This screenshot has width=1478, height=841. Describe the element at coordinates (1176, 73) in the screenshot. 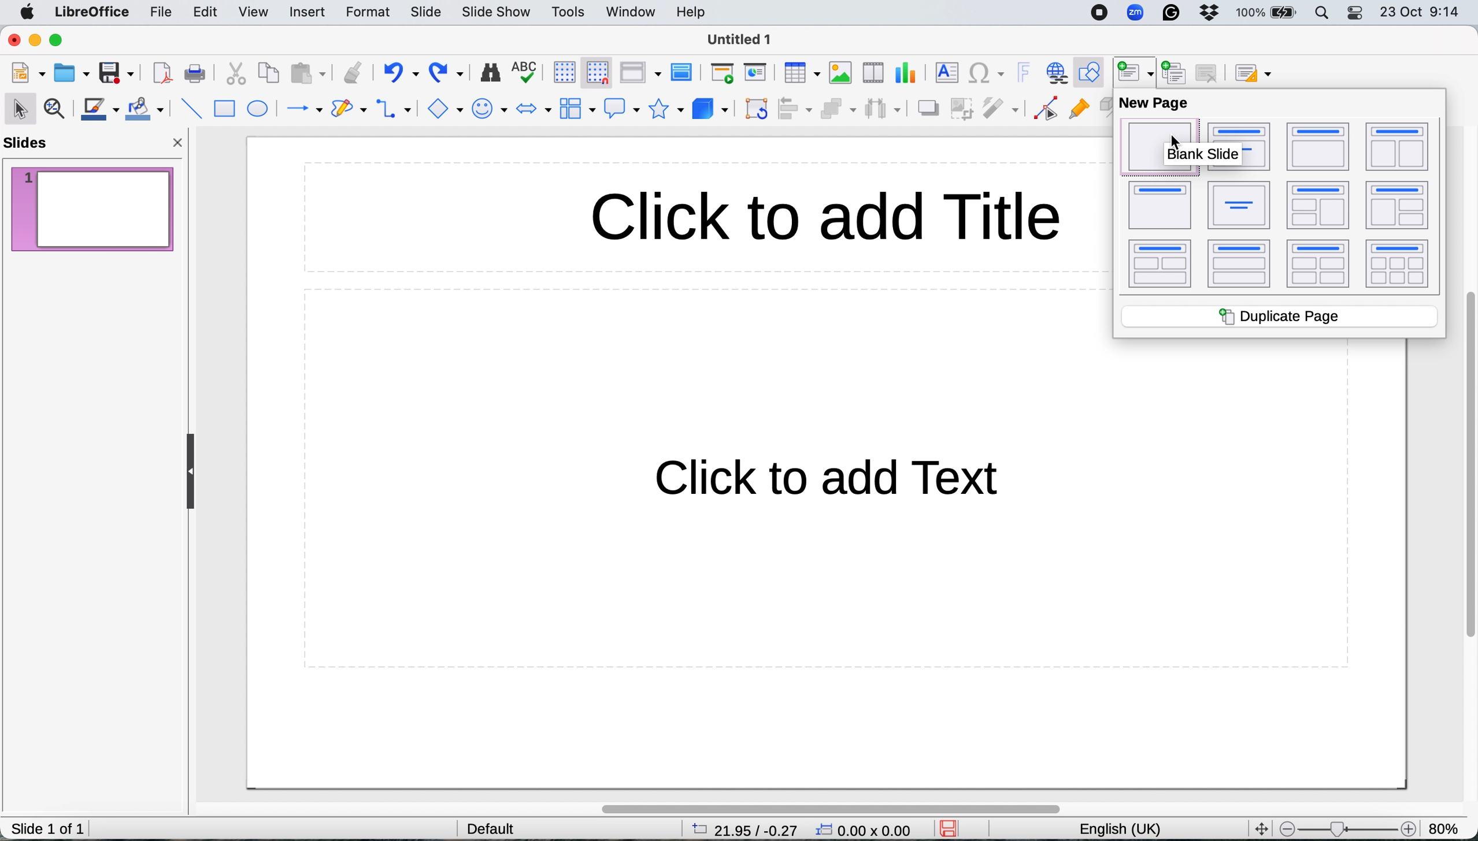

I see `duplicate slide` at that location.